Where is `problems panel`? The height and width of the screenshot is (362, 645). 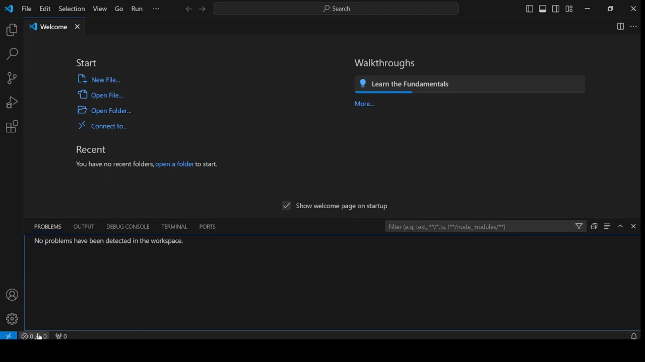
problems panel is located at coordinates (36, 336).